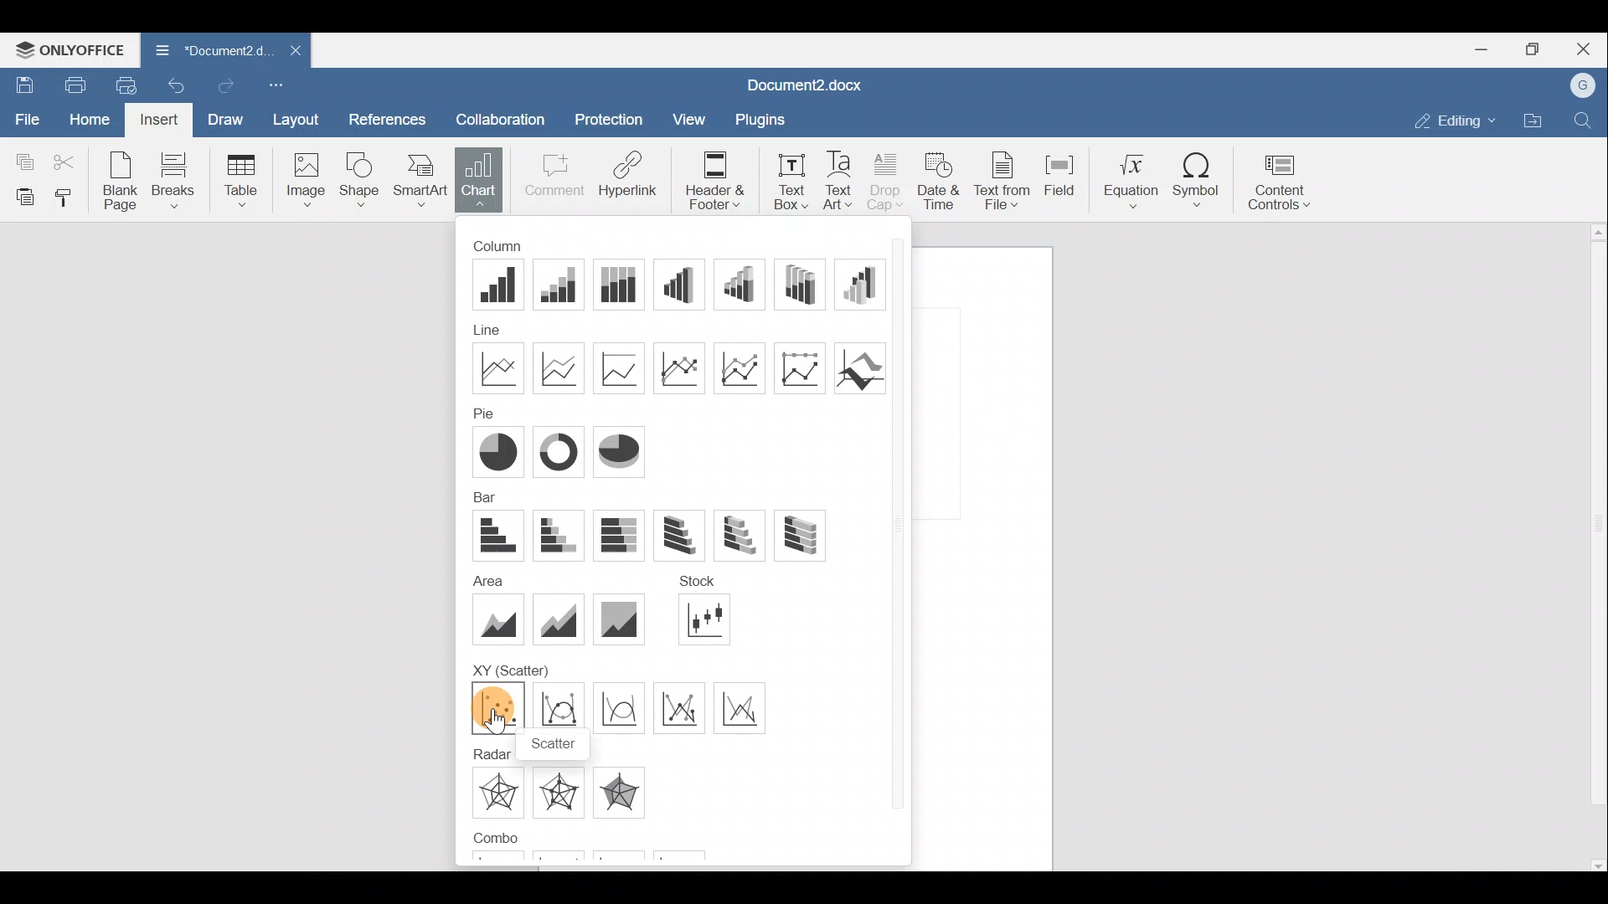 This screenshot has width=1608, height=904. I want to click on Text from file, so click(1002, 179).